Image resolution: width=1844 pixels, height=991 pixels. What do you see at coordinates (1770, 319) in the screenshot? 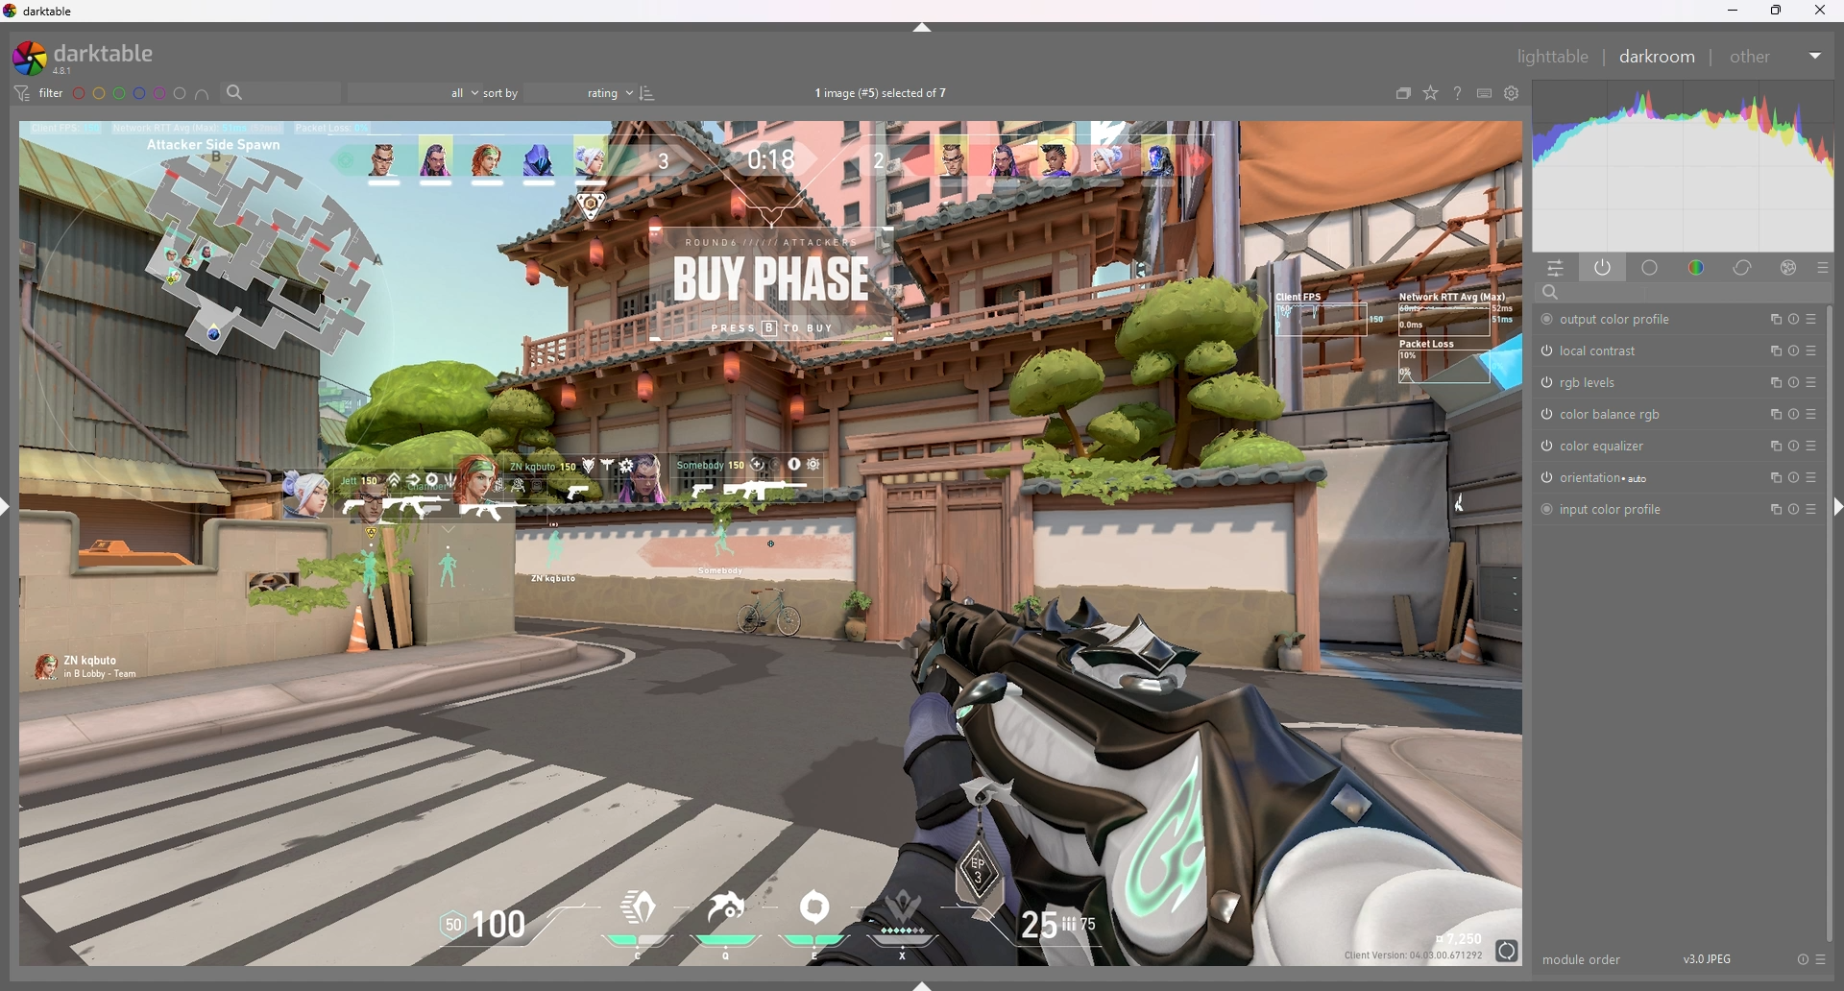
I see `multiple instances action` at bounding box center [1770, 319].